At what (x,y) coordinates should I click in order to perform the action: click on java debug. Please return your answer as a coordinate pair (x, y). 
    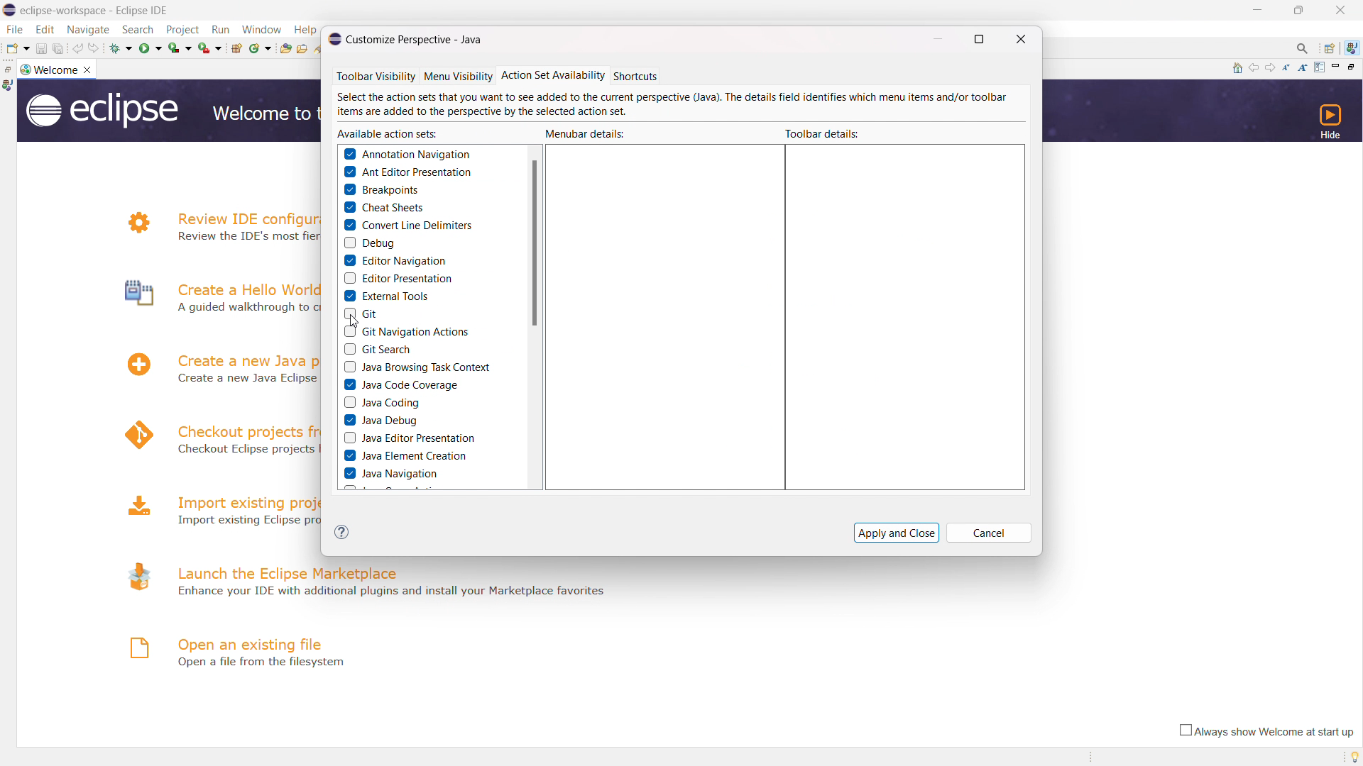
    Looking at the image, I should click on (379, 420).